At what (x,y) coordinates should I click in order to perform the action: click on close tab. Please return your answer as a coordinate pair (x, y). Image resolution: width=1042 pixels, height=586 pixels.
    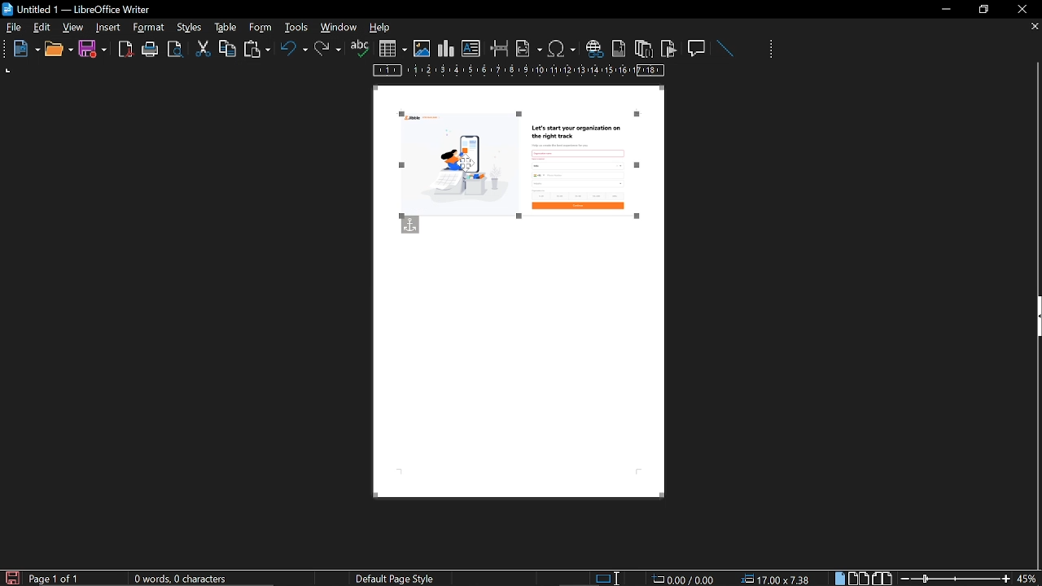
    Looking at the image, I should click on (1035, 28).